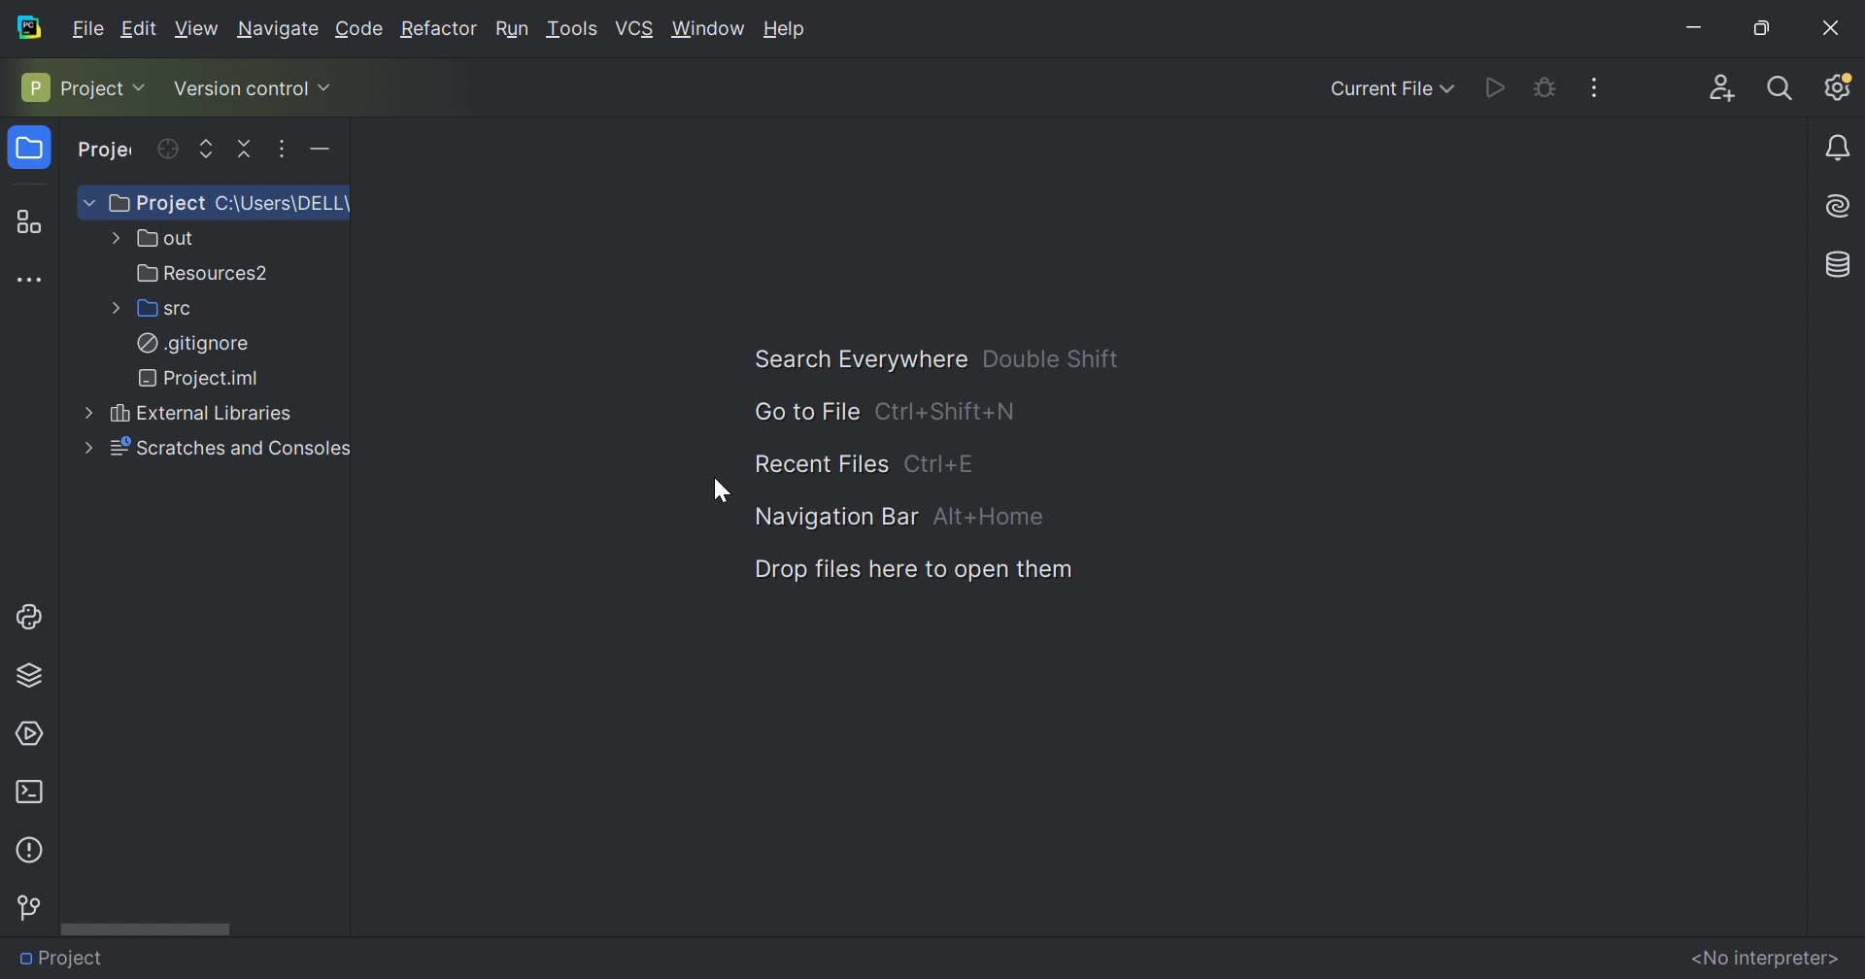 This screenshot has height=979, width=1865. Describe the element at coordinates (155, 203) in the screenshot. I see `Project` at that location.